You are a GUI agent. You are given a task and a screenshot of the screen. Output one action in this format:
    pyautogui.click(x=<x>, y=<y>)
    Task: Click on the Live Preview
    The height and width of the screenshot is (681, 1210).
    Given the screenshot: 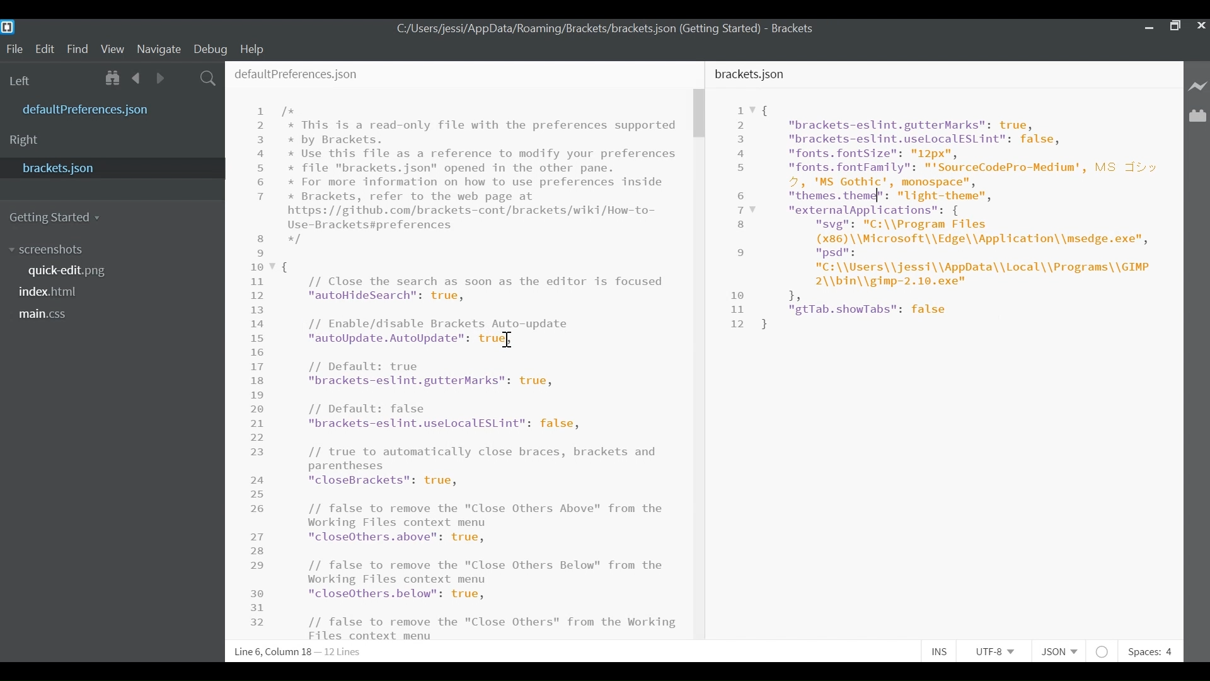 What is the action you would take?
    pyautogui.click(x=1196, y=85)
    